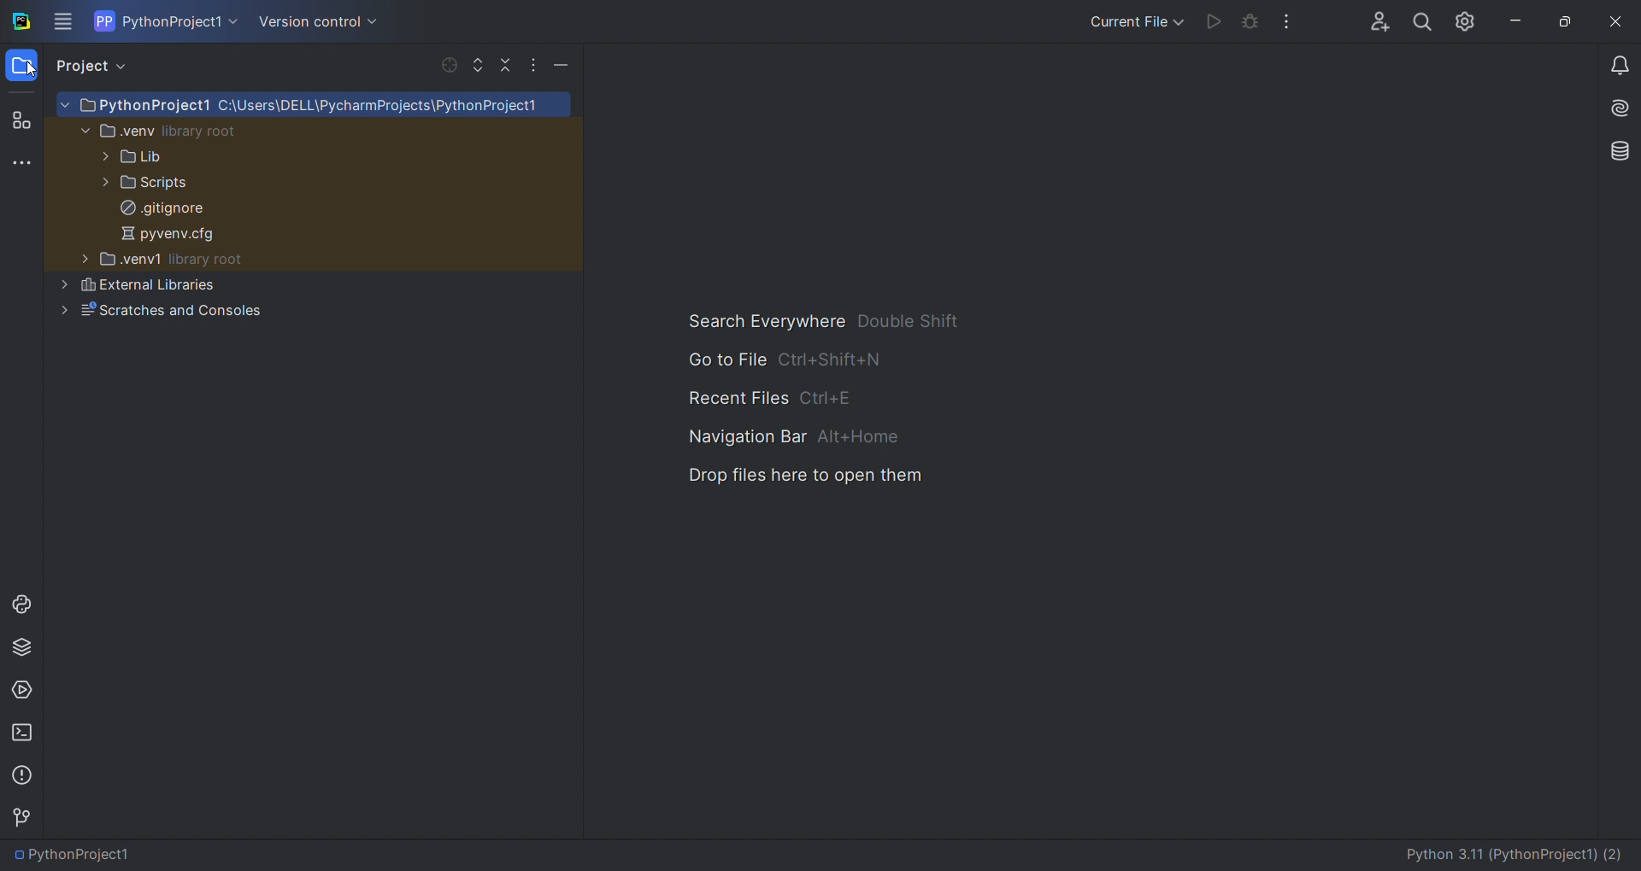 The image size is (1641, 871). Describe the element at coordinates (563, 64) in the screenshot. I see `minimize` at that location.